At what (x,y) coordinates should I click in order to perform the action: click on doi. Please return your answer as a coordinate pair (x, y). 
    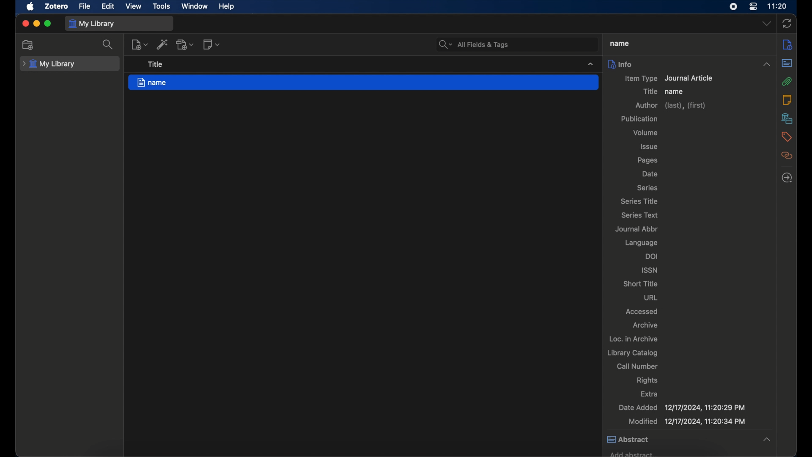
    Looking at the image, I should click on (652, 256).